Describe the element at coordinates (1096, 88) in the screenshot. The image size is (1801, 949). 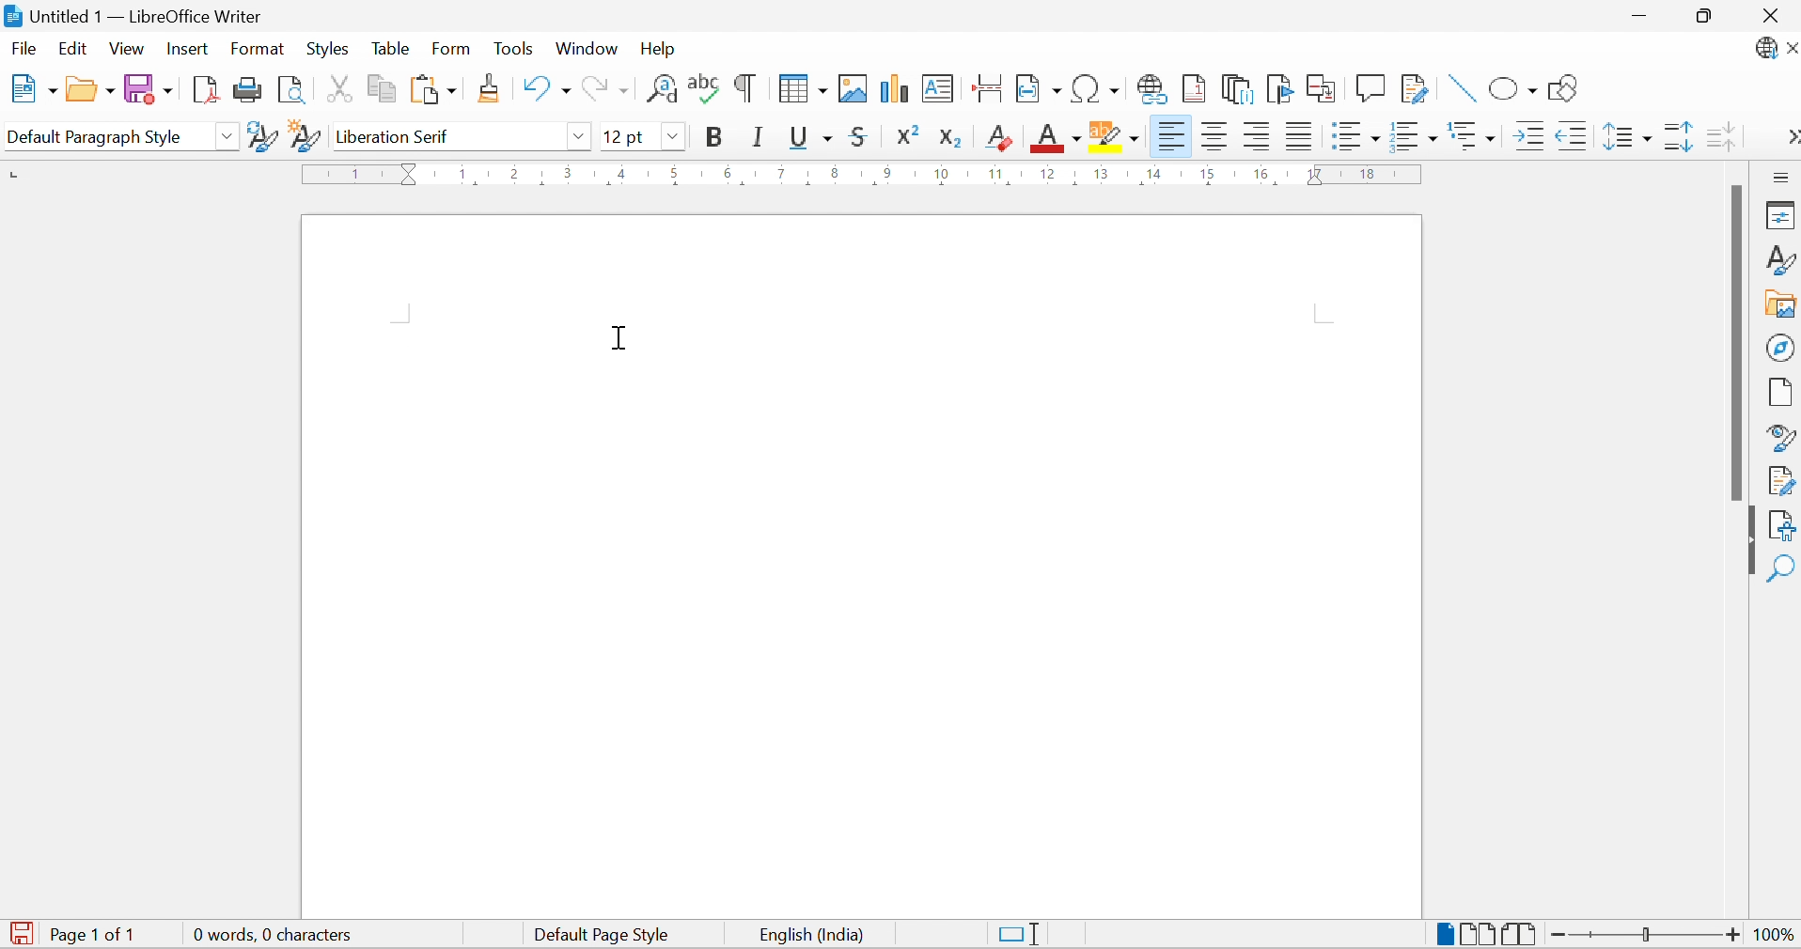
I see `Insert Special Characters` at that location.